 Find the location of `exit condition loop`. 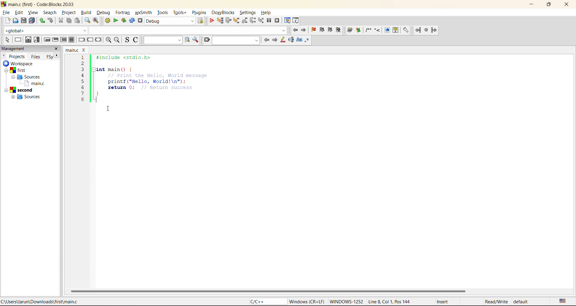

exit condition loop is located at coordinates (55, 39).